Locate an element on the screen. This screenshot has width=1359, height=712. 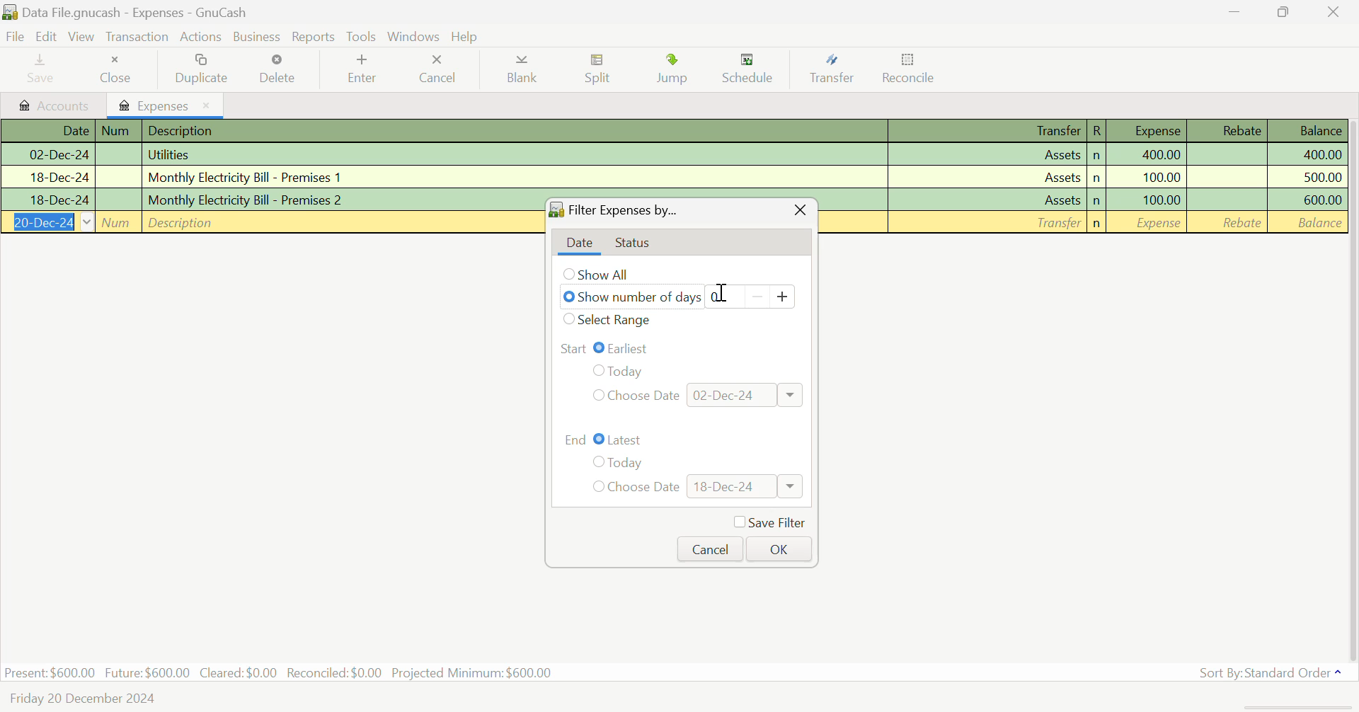
Amount is located at coordinates (1305, 201).